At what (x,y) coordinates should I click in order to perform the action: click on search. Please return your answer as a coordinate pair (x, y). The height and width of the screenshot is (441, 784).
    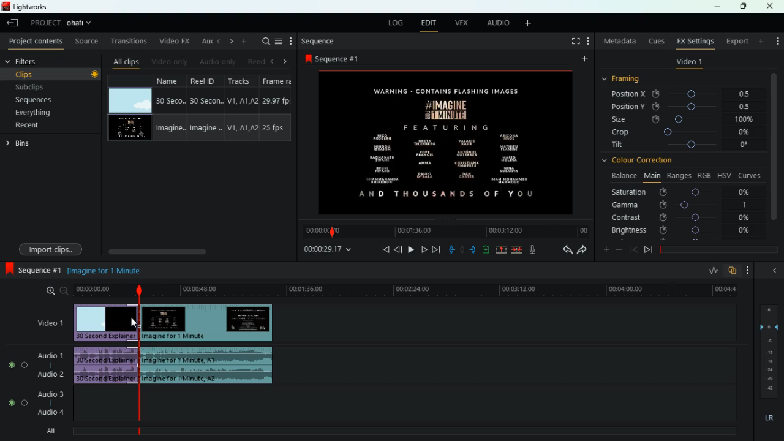
    Looking at the image, I should click on (265, 41).